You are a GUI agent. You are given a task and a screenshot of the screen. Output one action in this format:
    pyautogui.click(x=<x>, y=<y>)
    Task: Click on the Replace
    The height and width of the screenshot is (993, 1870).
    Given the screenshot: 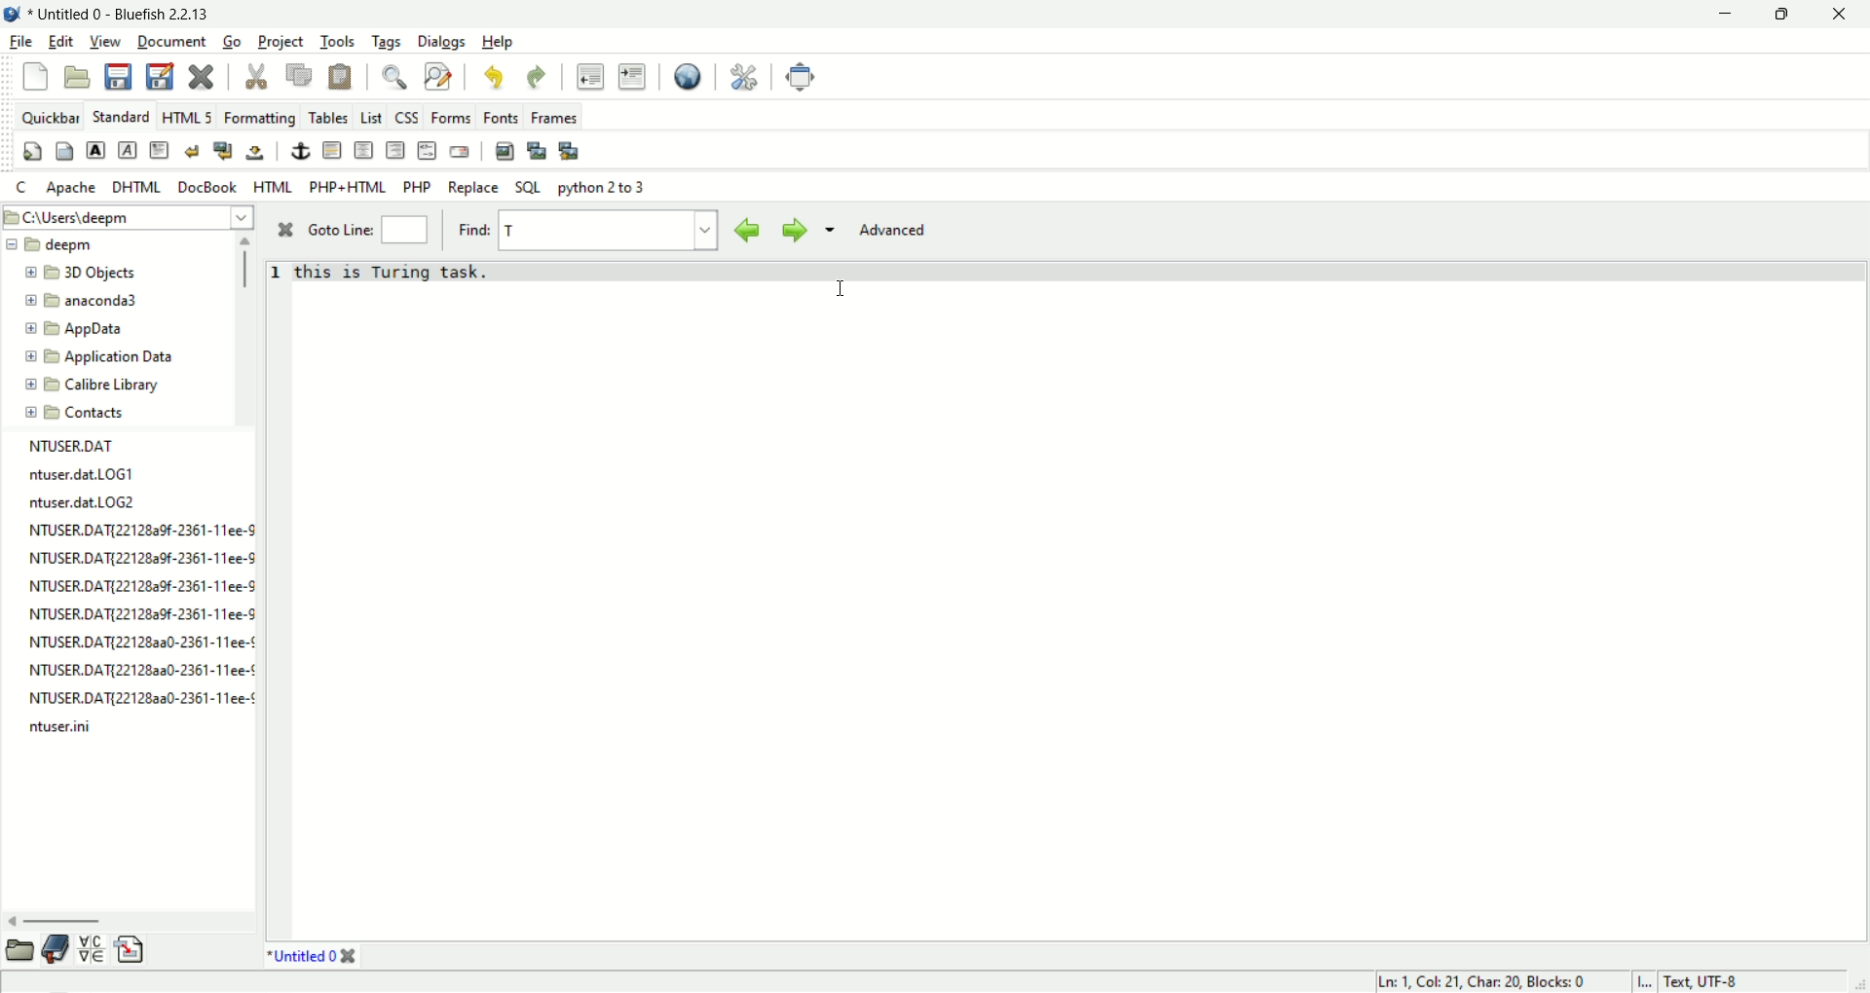 What is the action you would take?
    pyautogui.click(x=473, y=188)
    